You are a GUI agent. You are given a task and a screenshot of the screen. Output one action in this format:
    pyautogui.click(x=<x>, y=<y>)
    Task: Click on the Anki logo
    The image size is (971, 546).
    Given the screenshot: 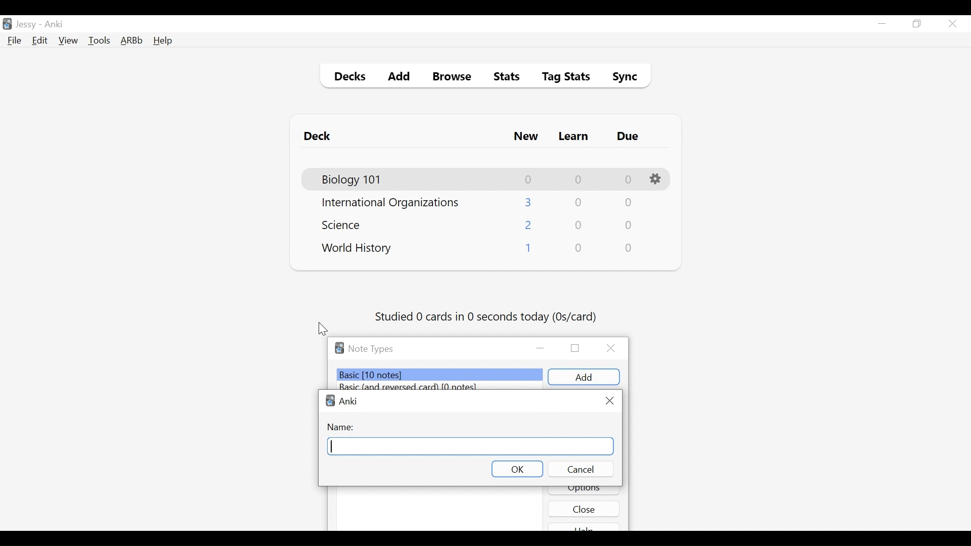 What is the action you would take?
    pyautogui.click(x=330, y=400)
    